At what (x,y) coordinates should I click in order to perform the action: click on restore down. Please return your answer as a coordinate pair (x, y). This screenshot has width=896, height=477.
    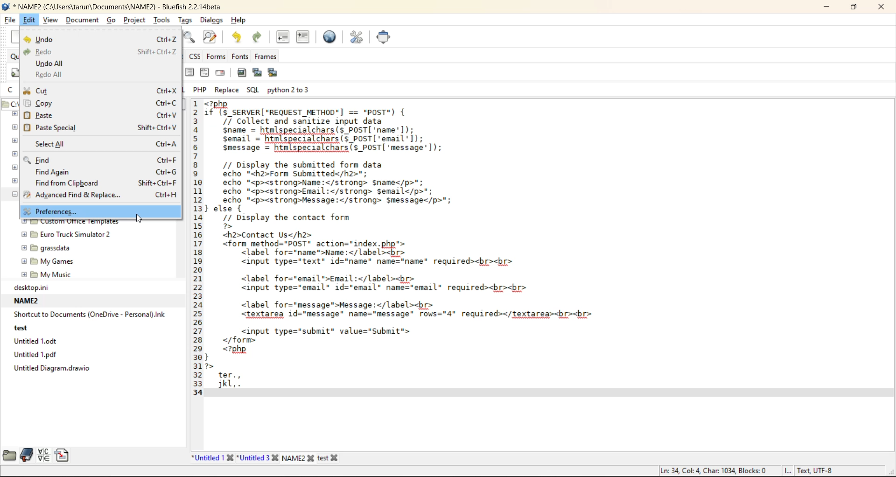
    Looking at the image, I should click on (856, 8).